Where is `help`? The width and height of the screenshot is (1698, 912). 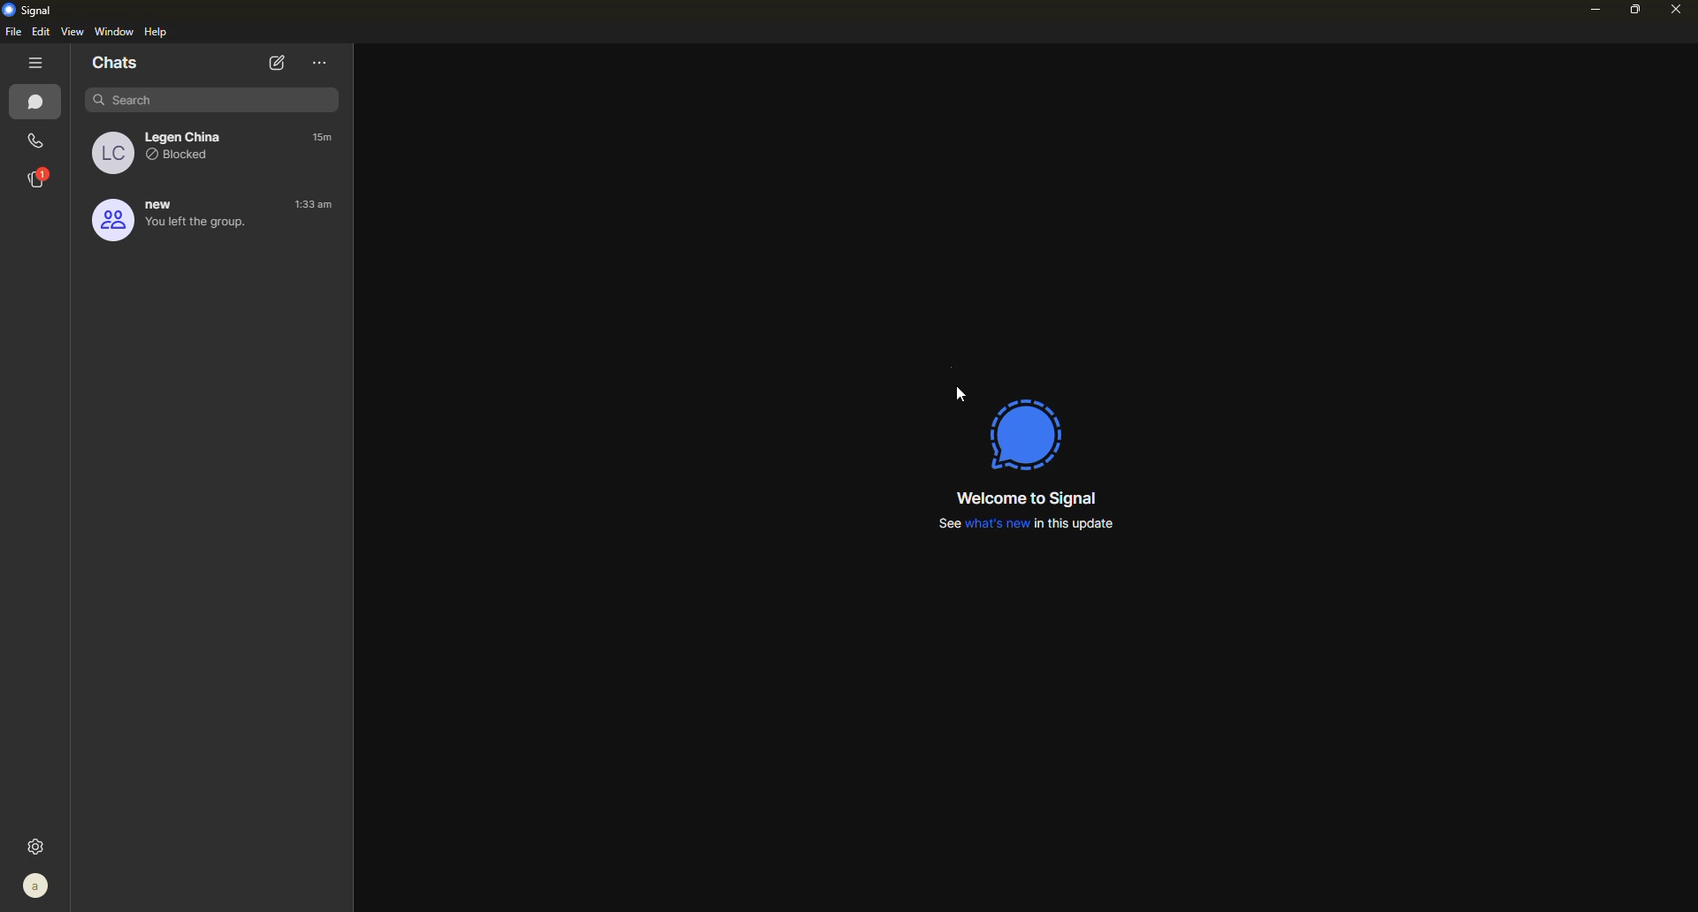 help is located at coordinates (159, 33).